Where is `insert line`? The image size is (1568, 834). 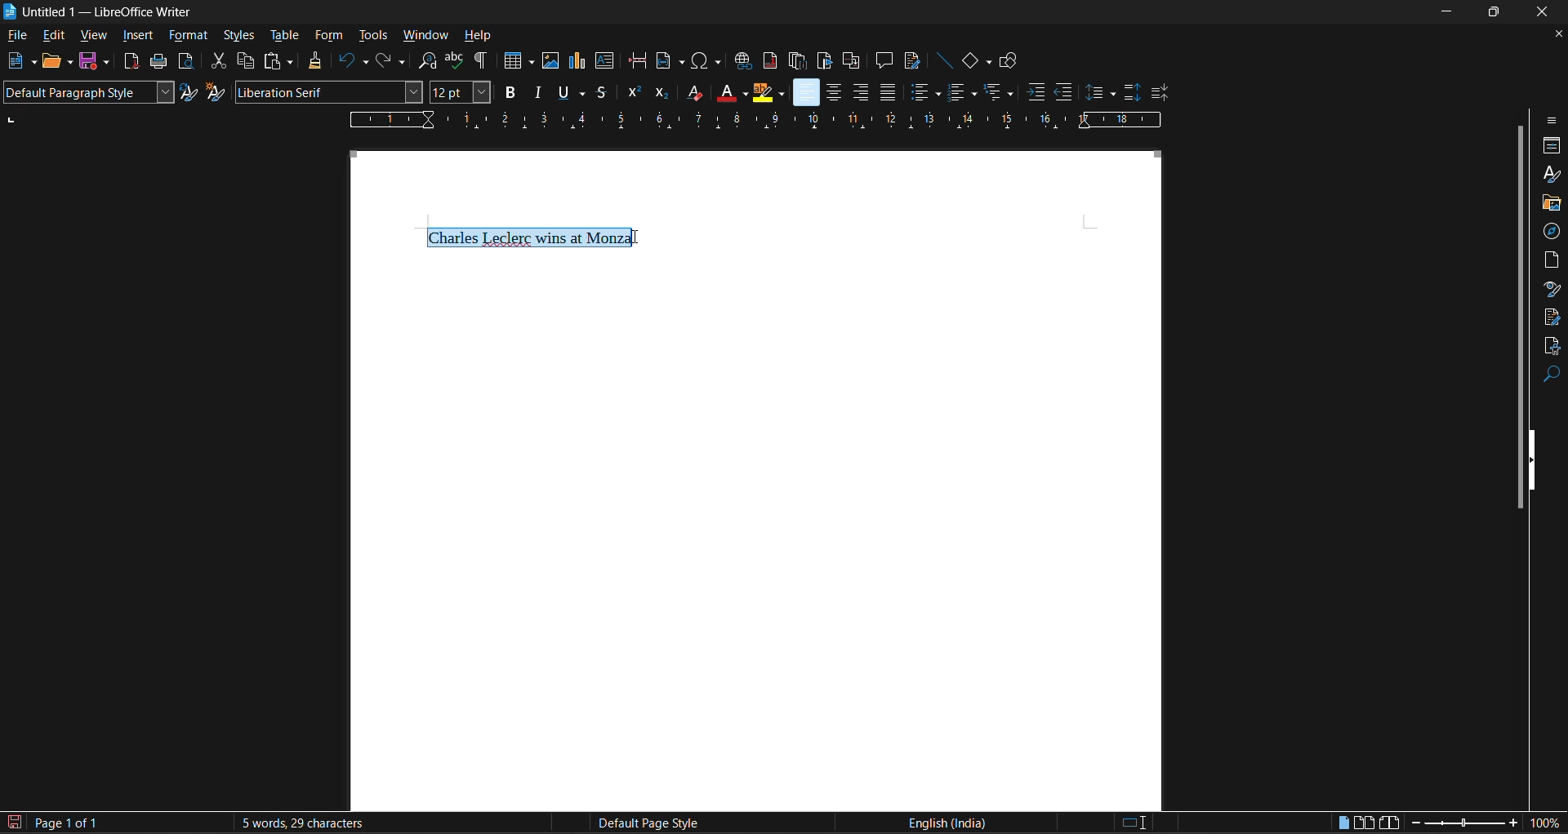
insert line is located at coordinates (942, 60).